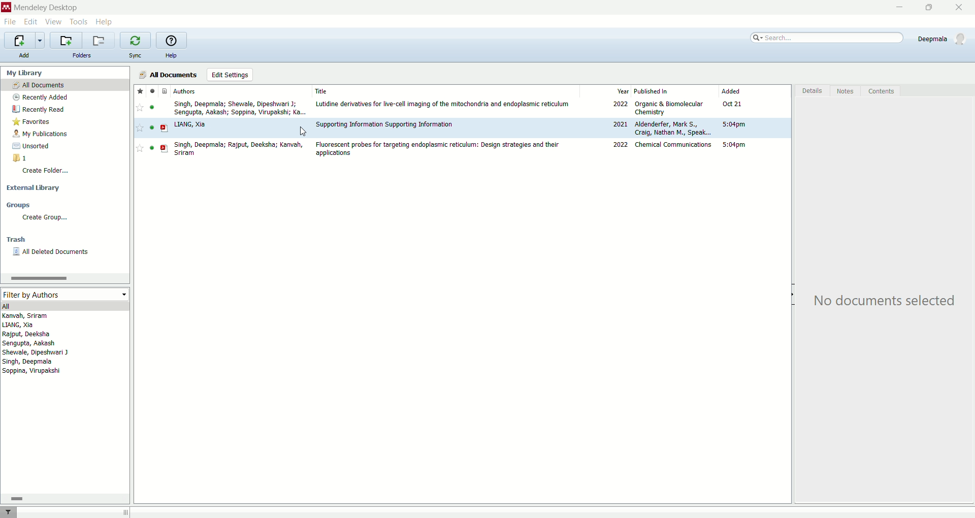 This screenshot has height=518, width=975. I want to click on 5:04pm, so click(734, 124).